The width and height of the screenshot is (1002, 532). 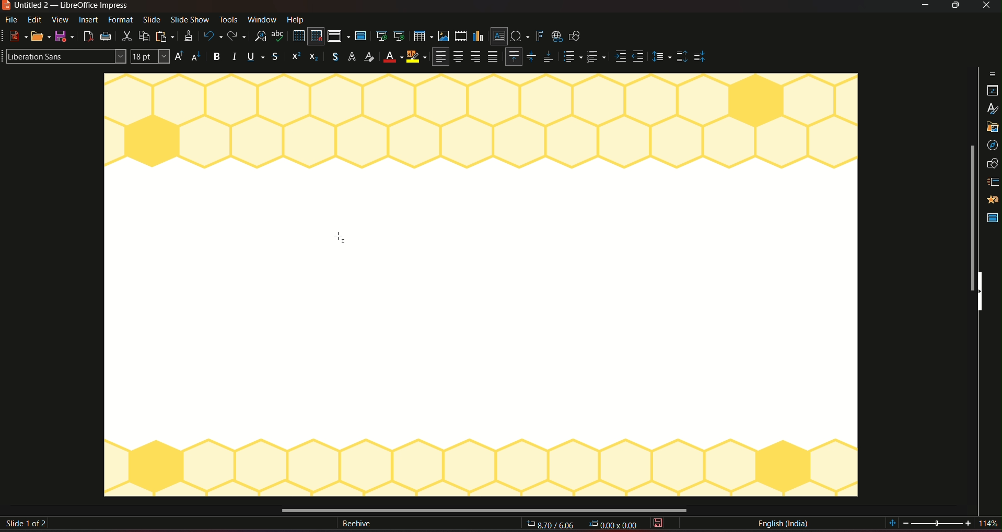 I want to click on slide, so click(x=151, y=20).